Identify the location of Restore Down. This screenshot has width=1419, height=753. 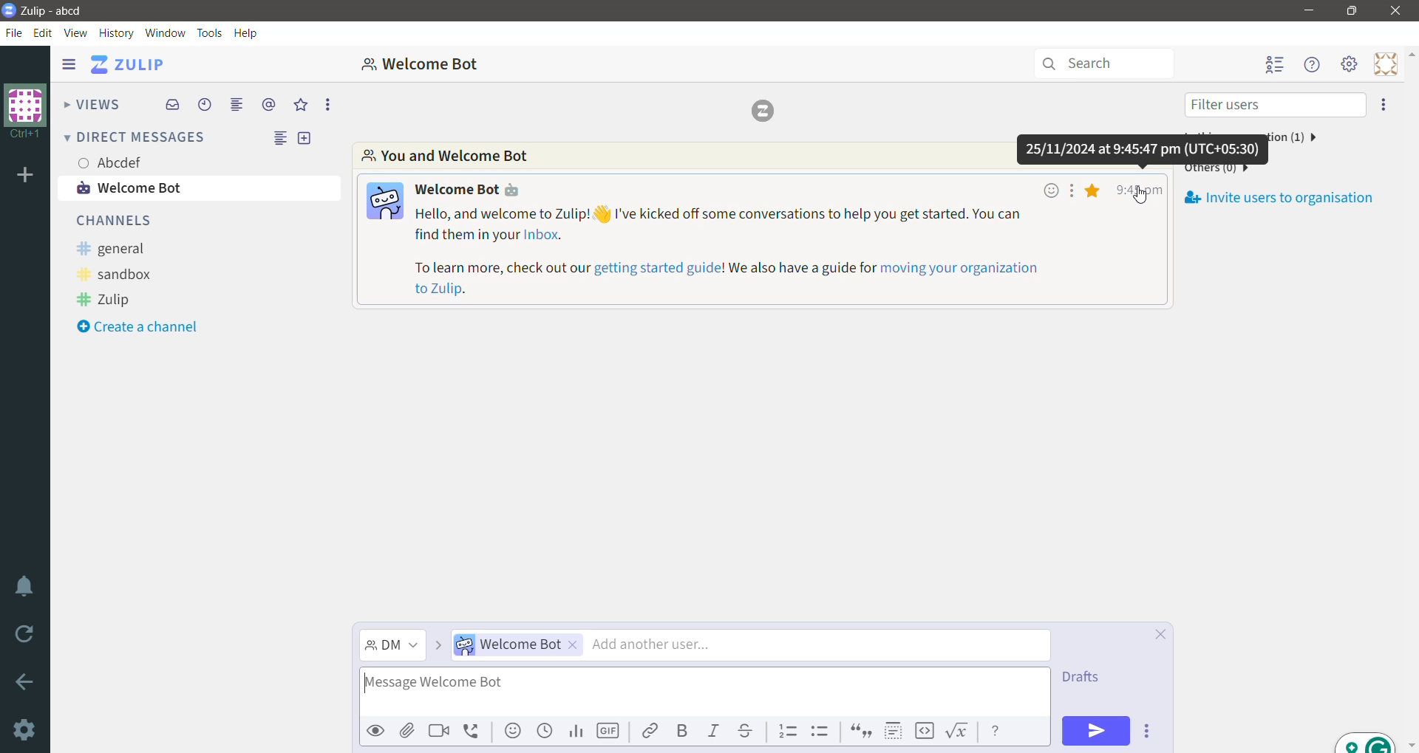
(1351, 11).